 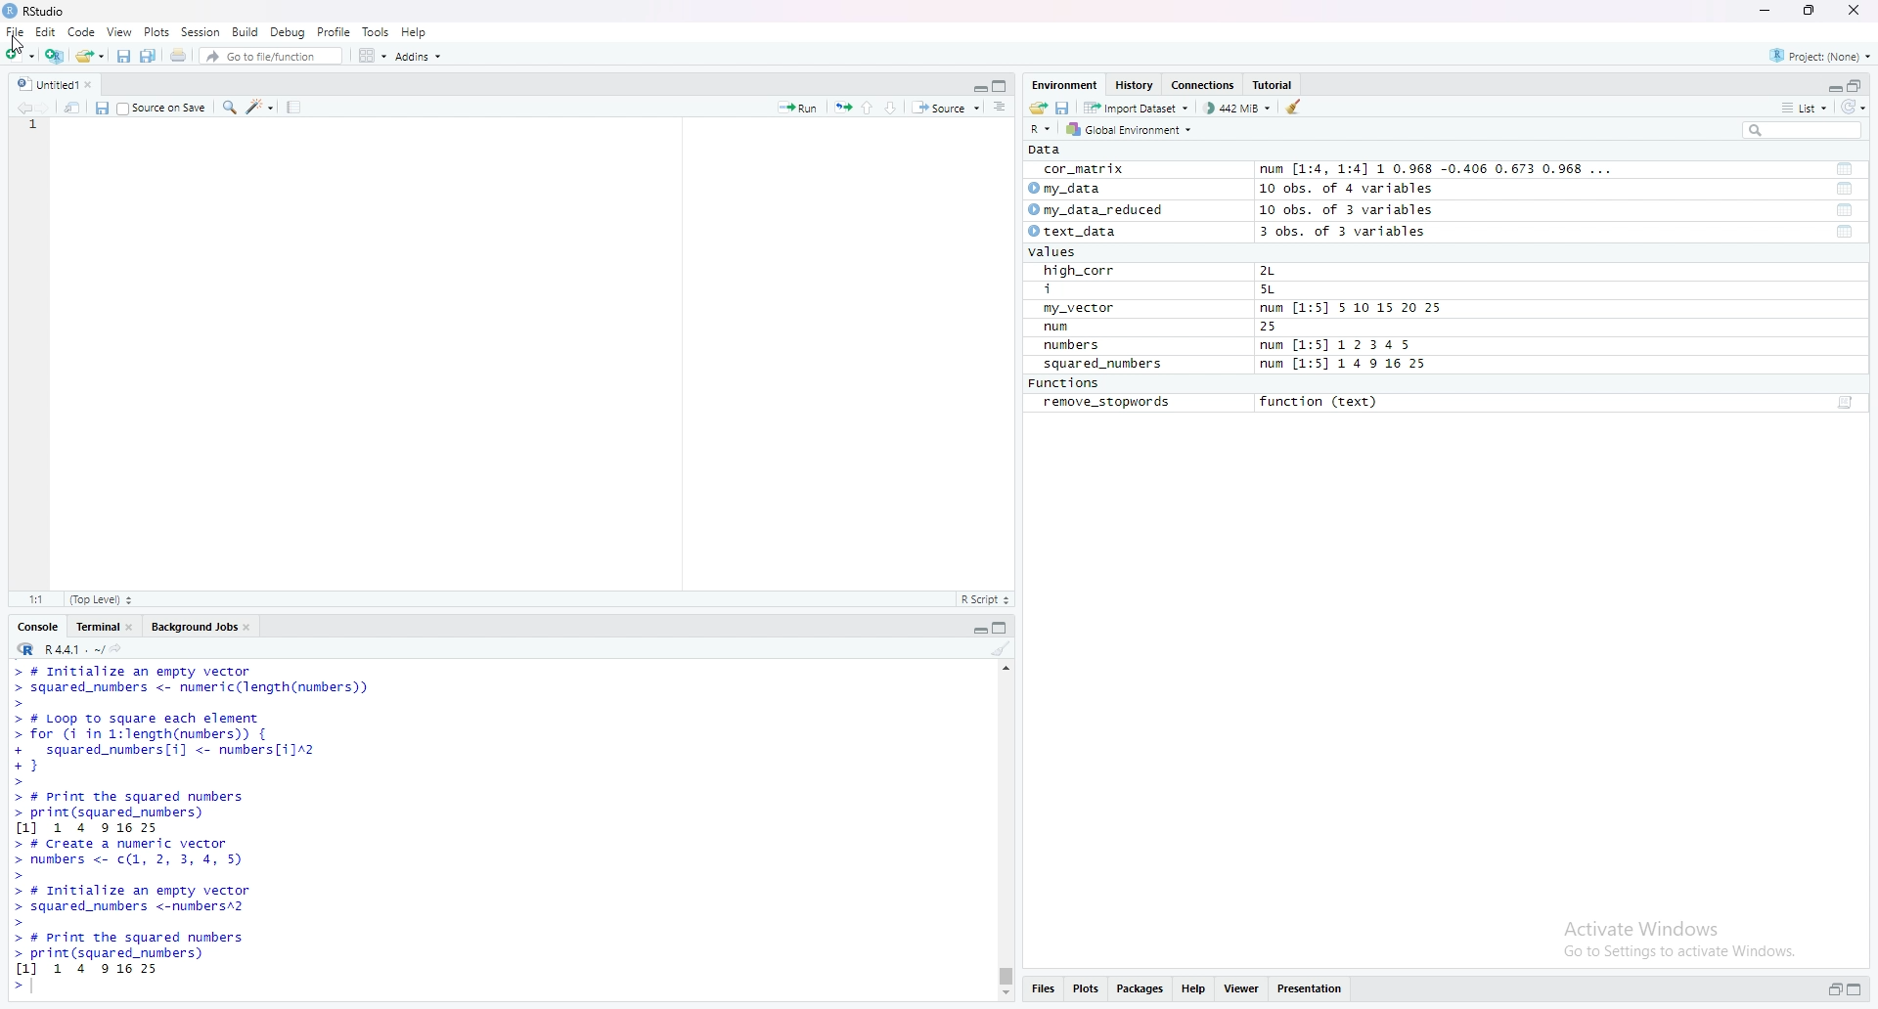 I want to click on Up, so click(x=872, y=107).